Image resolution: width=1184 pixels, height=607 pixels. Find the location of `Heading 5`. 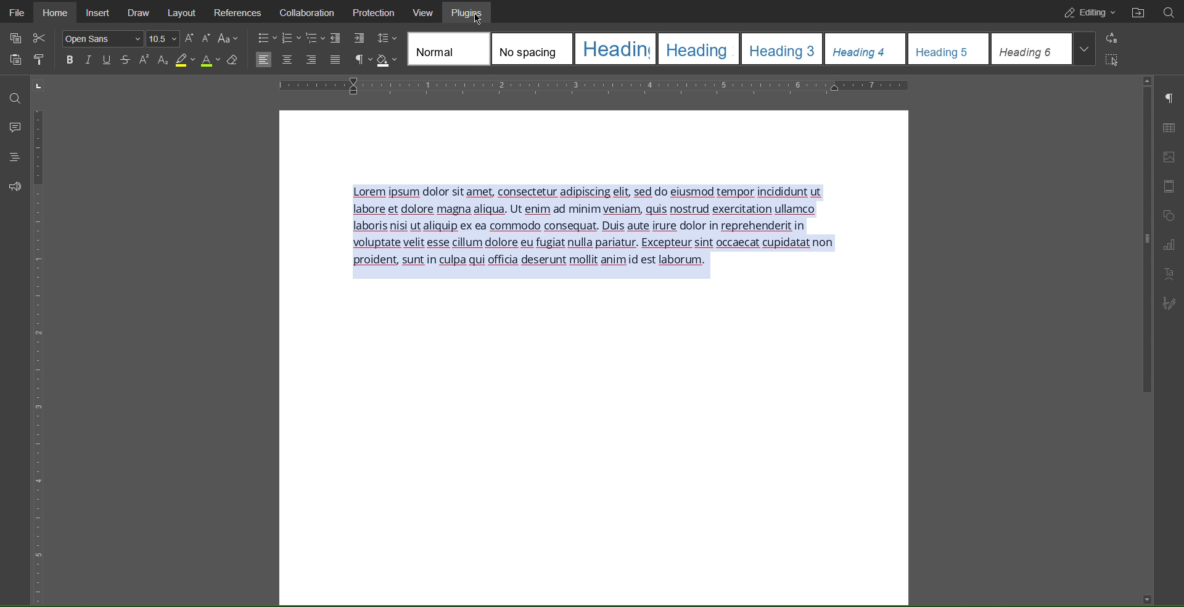

Heading 5 is located at coordinates (947, 49).